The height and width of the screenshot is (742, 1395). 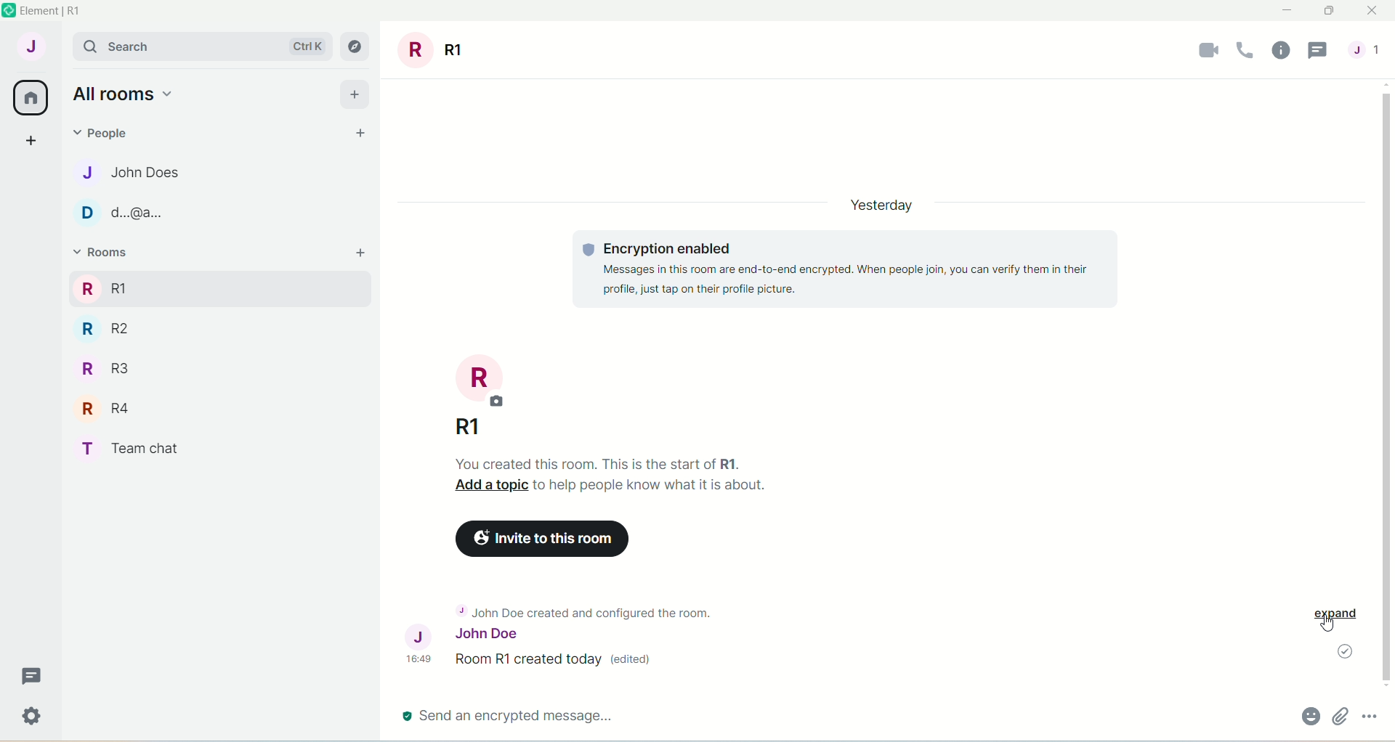 I want to click on video call, so click(x=1205, y=52).